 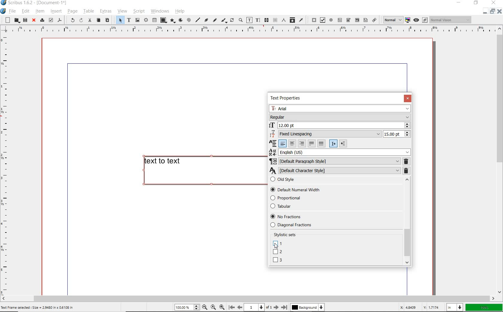 What do you see at coordinates (336, 171) in the screenshot?
I see `DEFAULT CHARACTER STYLE` at bounding box center [336, 171].